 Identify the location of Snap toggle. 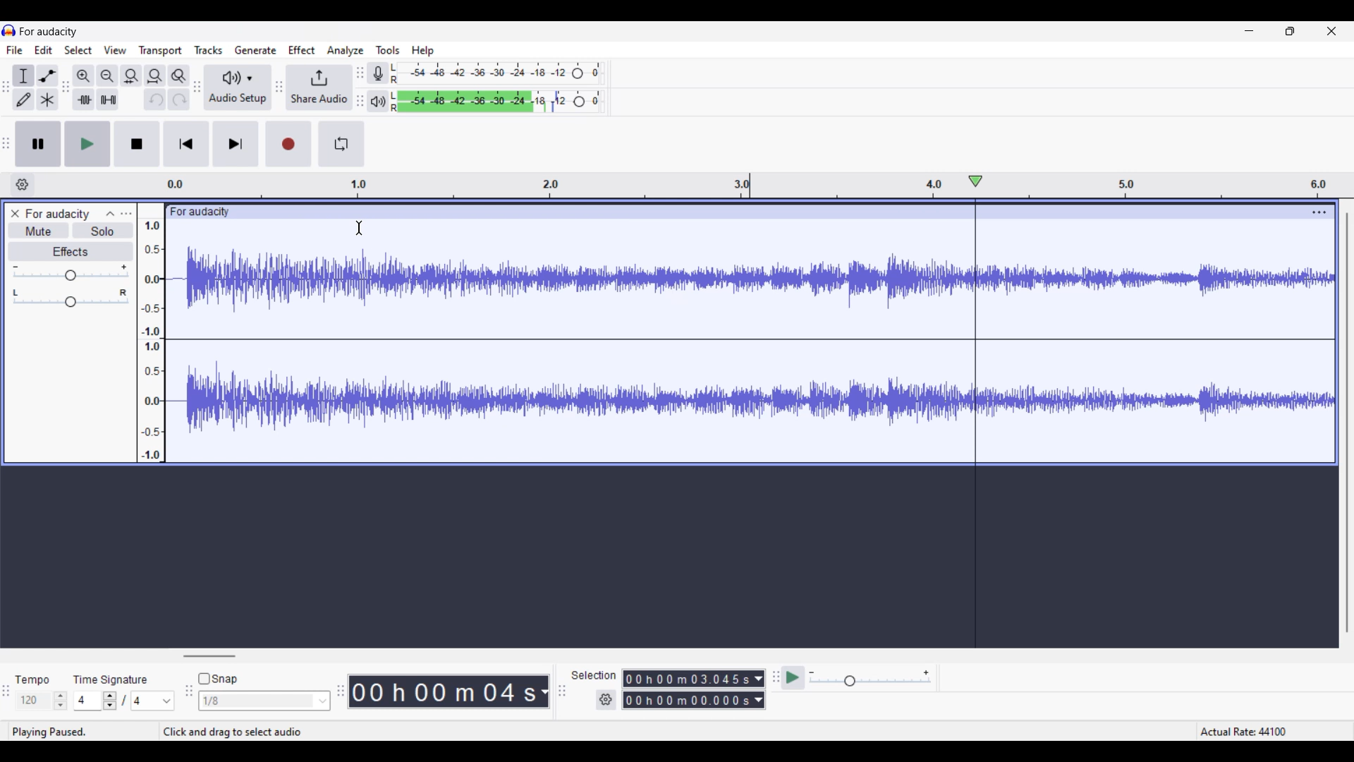
(217, 679).